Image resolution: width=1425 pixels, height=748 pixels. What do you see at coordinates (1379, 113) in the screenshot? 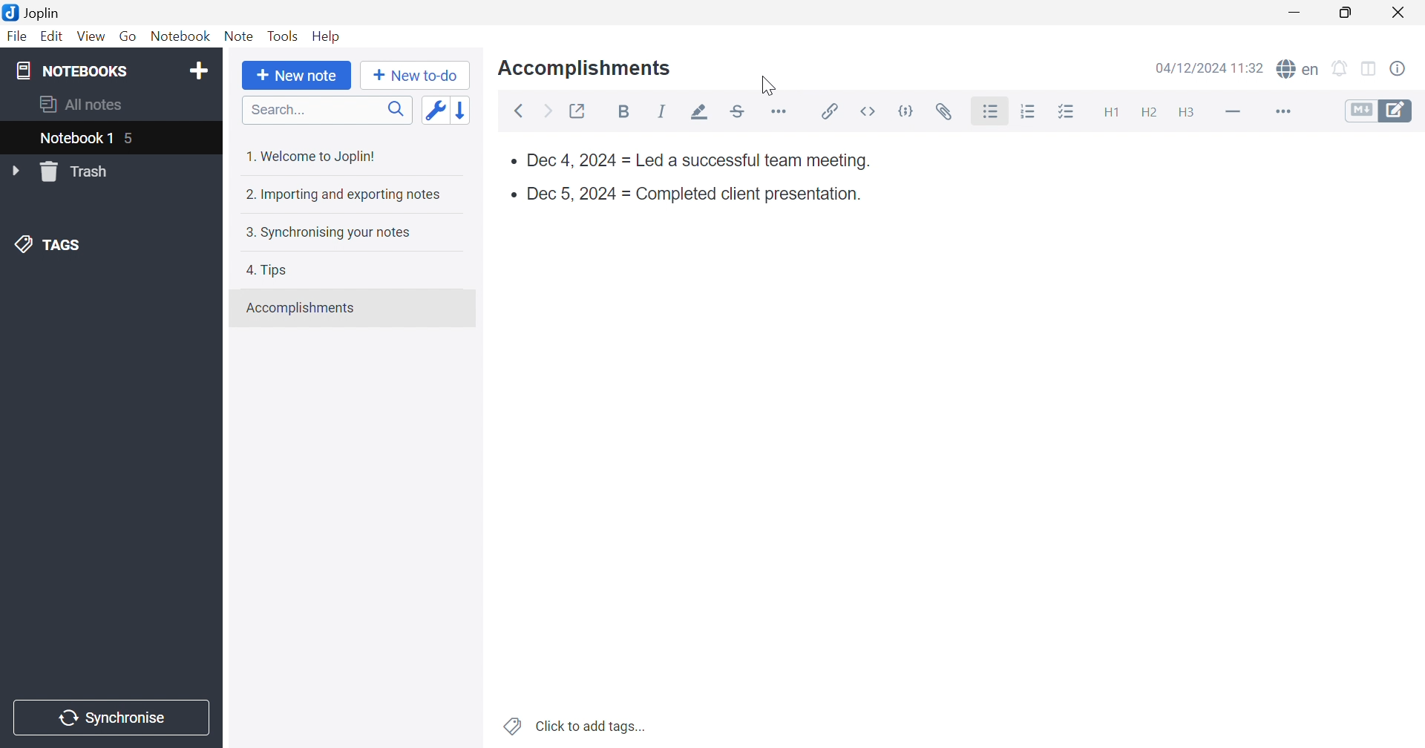
I see `Toggle editors` at bounding box center [1379, 113].